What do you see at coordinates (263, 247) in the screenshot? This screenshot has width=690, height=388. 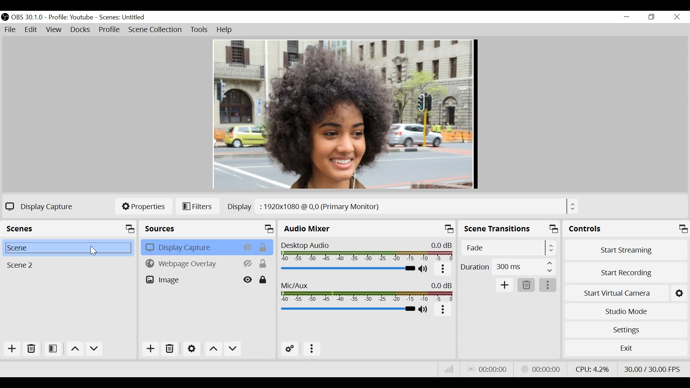 I see `(un)lock` at bounding box center [263, 247].